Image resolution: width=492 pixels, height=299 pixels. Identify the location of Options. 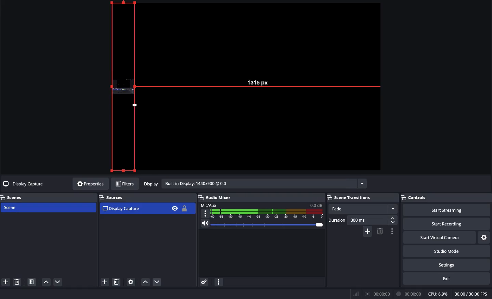
(391, 231).